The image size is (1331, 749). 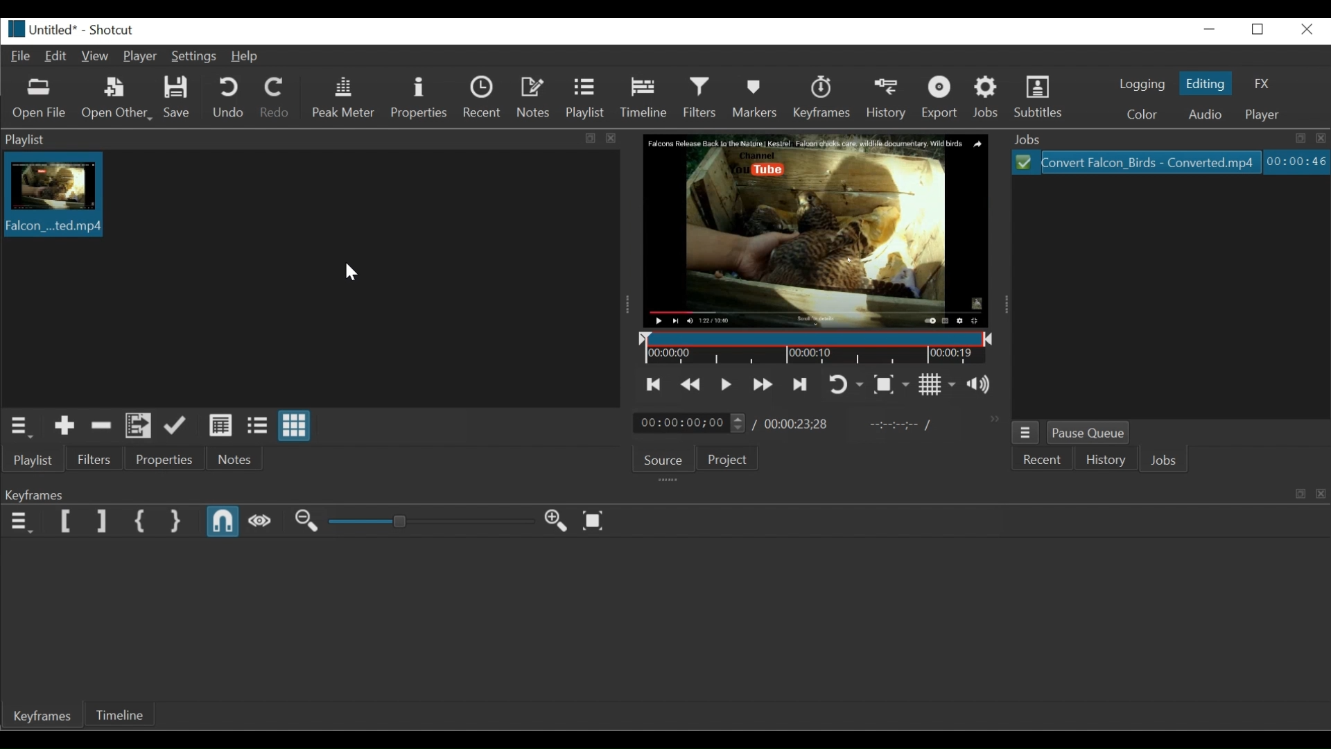 What do you see at coordinates (690, 423) in the screenshot?
I see `Current position` at bounding box center [690, 423].